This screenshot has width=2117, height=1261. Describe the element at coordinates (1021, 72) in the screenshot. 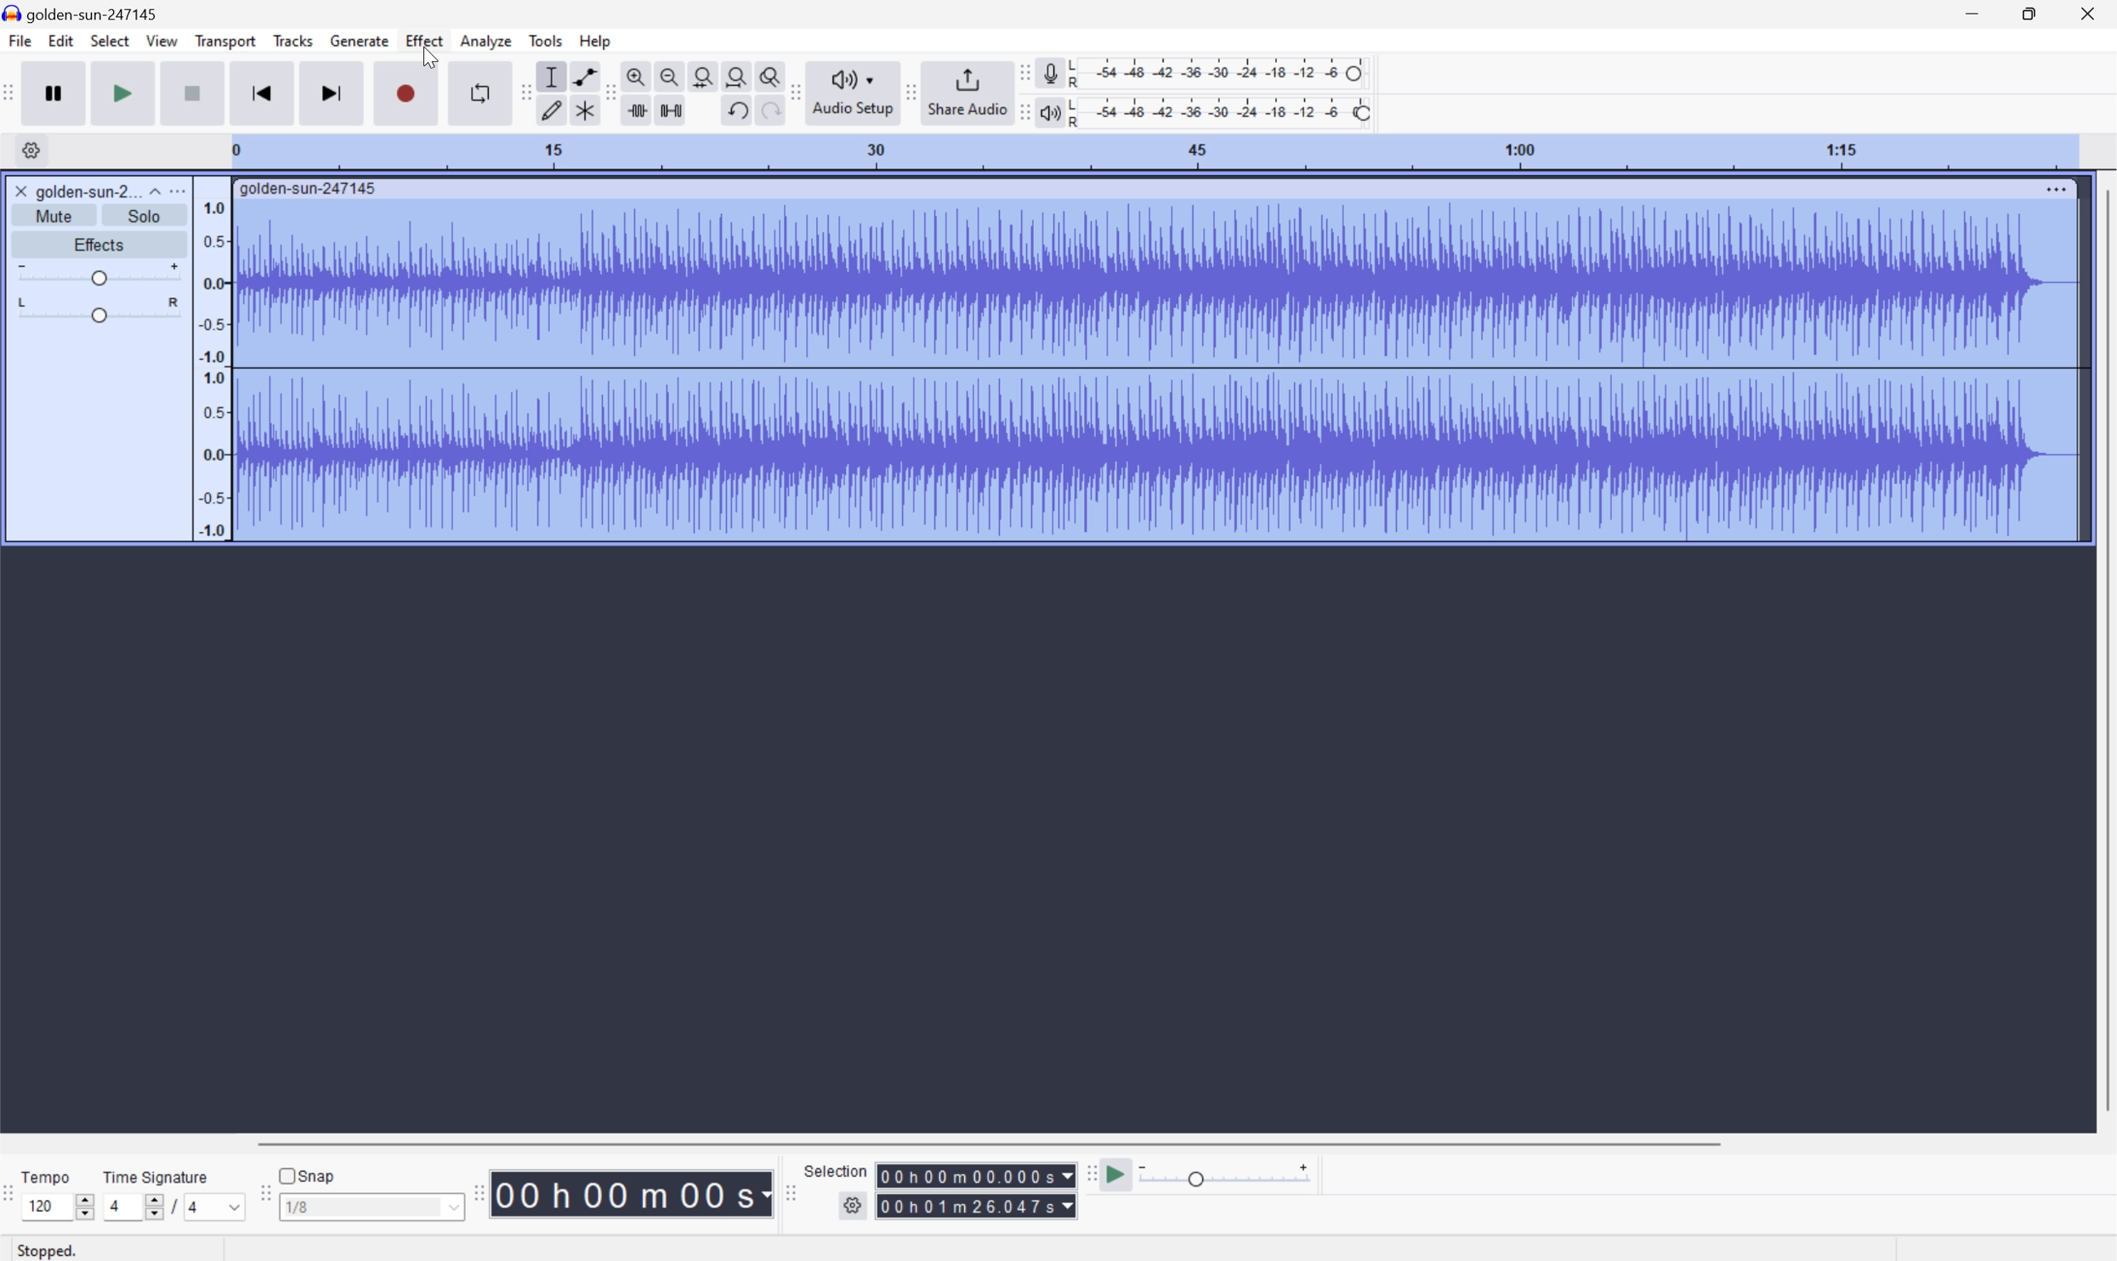

I see `Audacity recording meter toolbar` at that location.